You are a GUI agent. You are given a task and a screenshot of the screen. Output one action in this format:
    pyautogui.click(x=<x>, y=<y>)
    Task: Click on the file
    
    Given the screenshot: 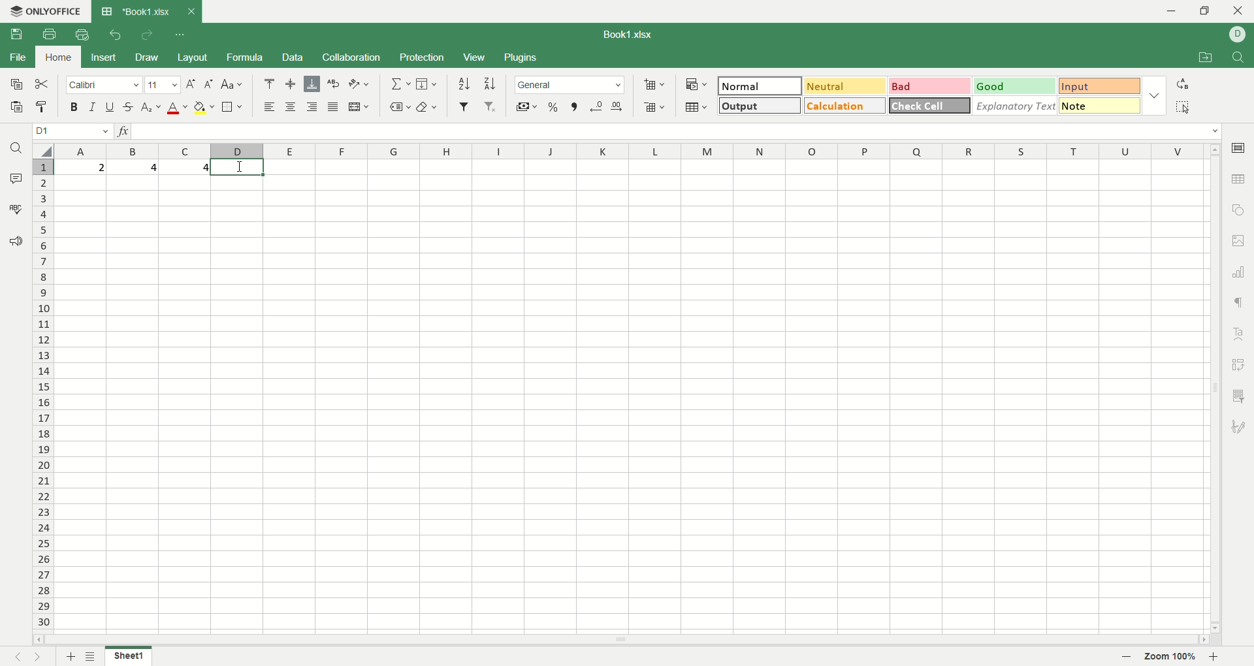 What is the action you would take?
    pyautogui.click(x=17, y=57)
    